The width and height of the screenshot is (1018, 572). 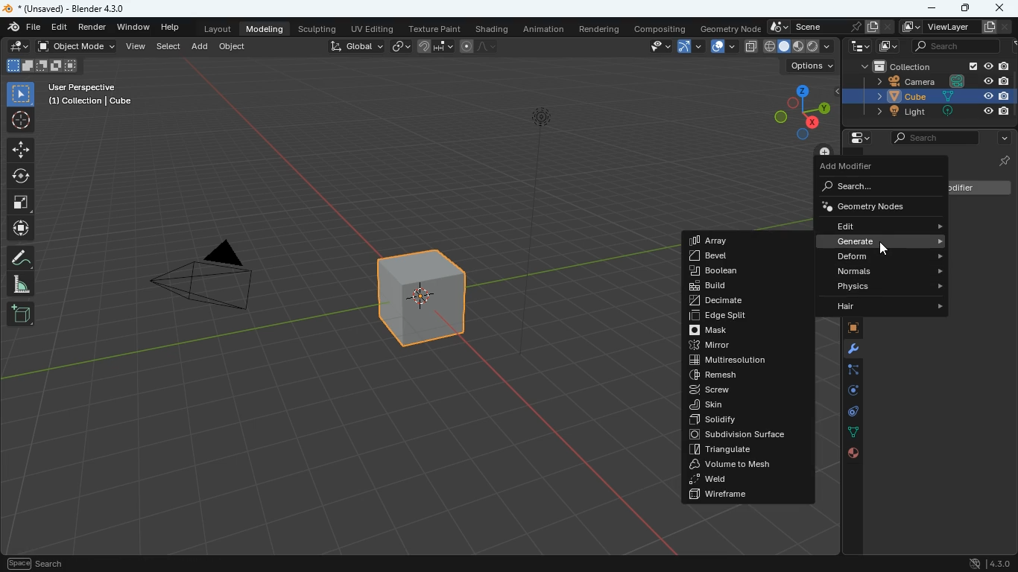 I want to click on public, so click(x=853, y=454).